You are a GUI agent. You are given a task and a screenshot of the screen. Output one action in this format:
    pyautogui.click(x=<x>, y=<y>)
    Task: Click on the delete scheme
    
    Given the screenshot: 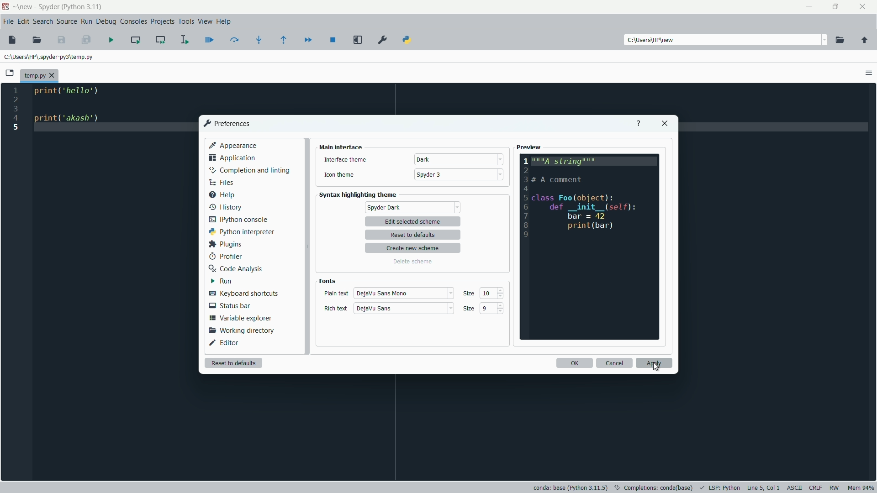 What is the action you would take?
    pyautogui.click(x=412, y=262)
    